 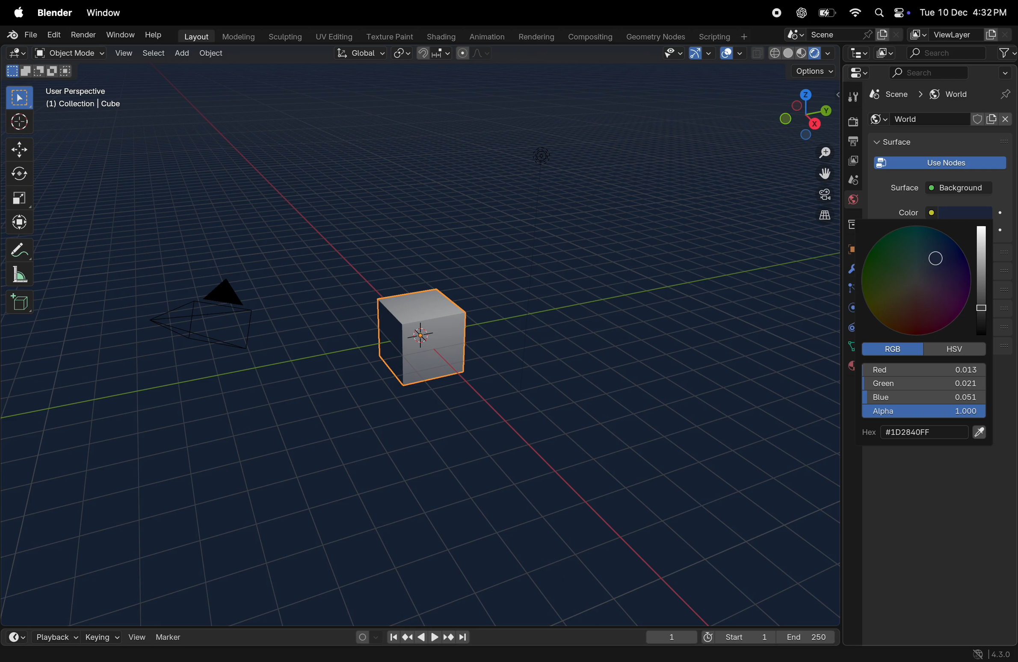 What do you see at coordinates (673, 53) in the screenshot?
I see `Visibility` at bounding box center [673, 53].